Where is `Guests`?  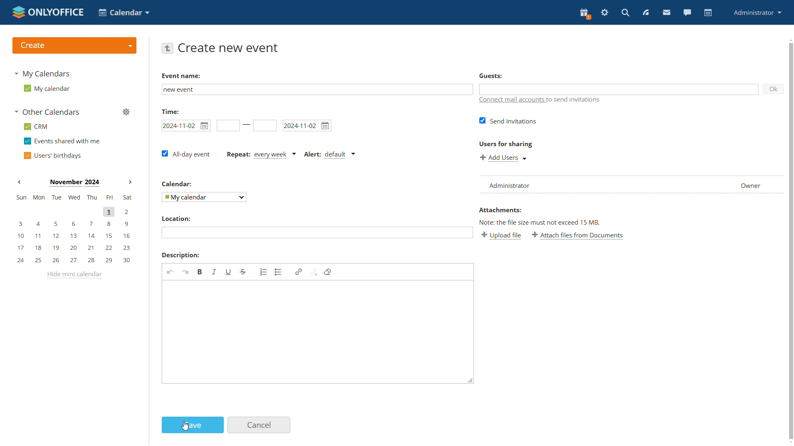
Guests is located at coordinates (491, 76).